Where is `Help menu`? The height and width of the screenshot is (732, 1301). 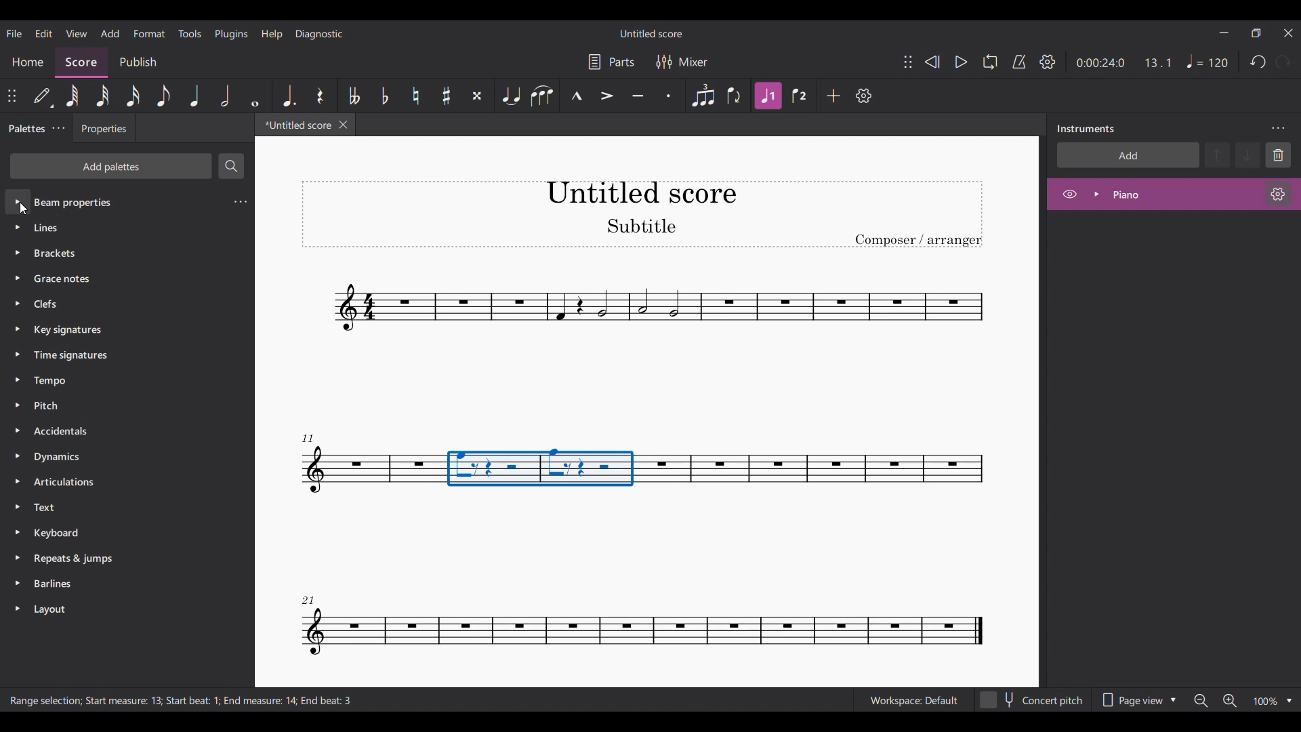
Help menu is located at coordinates (272, 35).